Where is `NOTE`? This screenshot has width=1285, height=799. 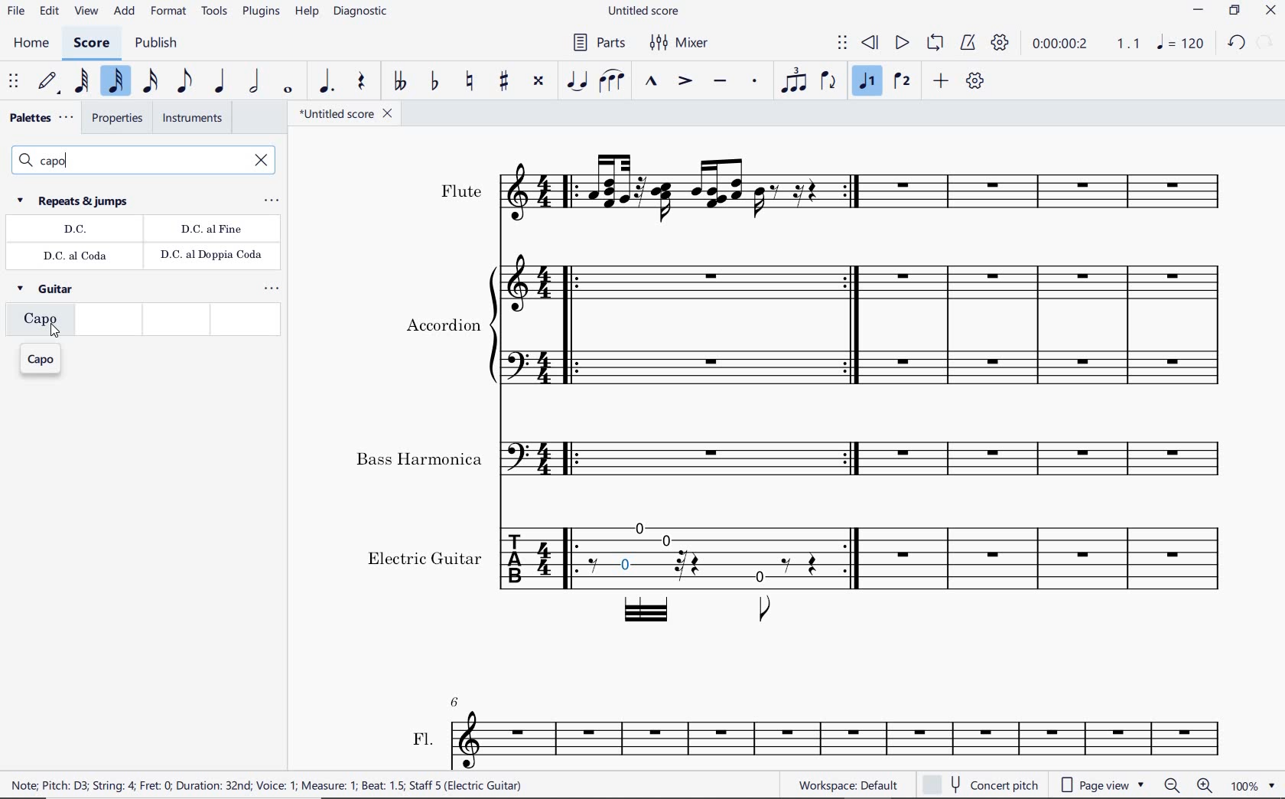
NOTE is located at coordinates (1182, 43).